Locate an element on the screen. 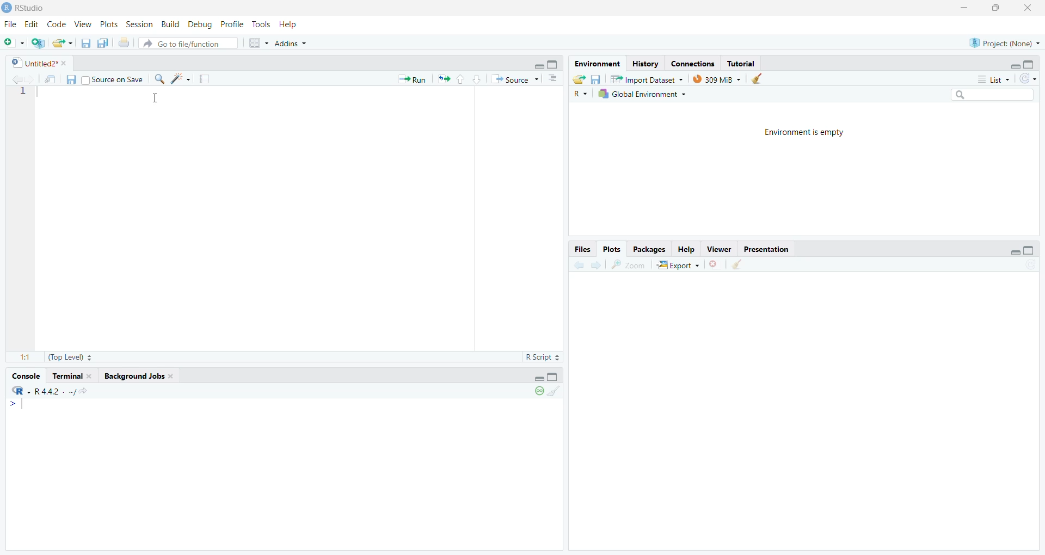 The height and width of the screenshot is (555, 1045). 1 is located at coordinates (28, 97).